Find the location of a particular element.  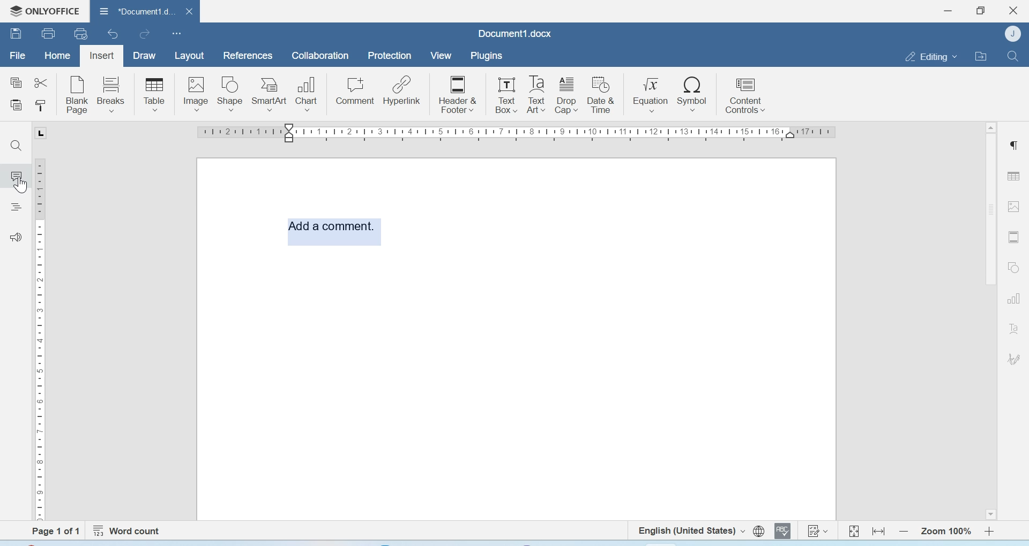

File is located at coordinates (17, 56).